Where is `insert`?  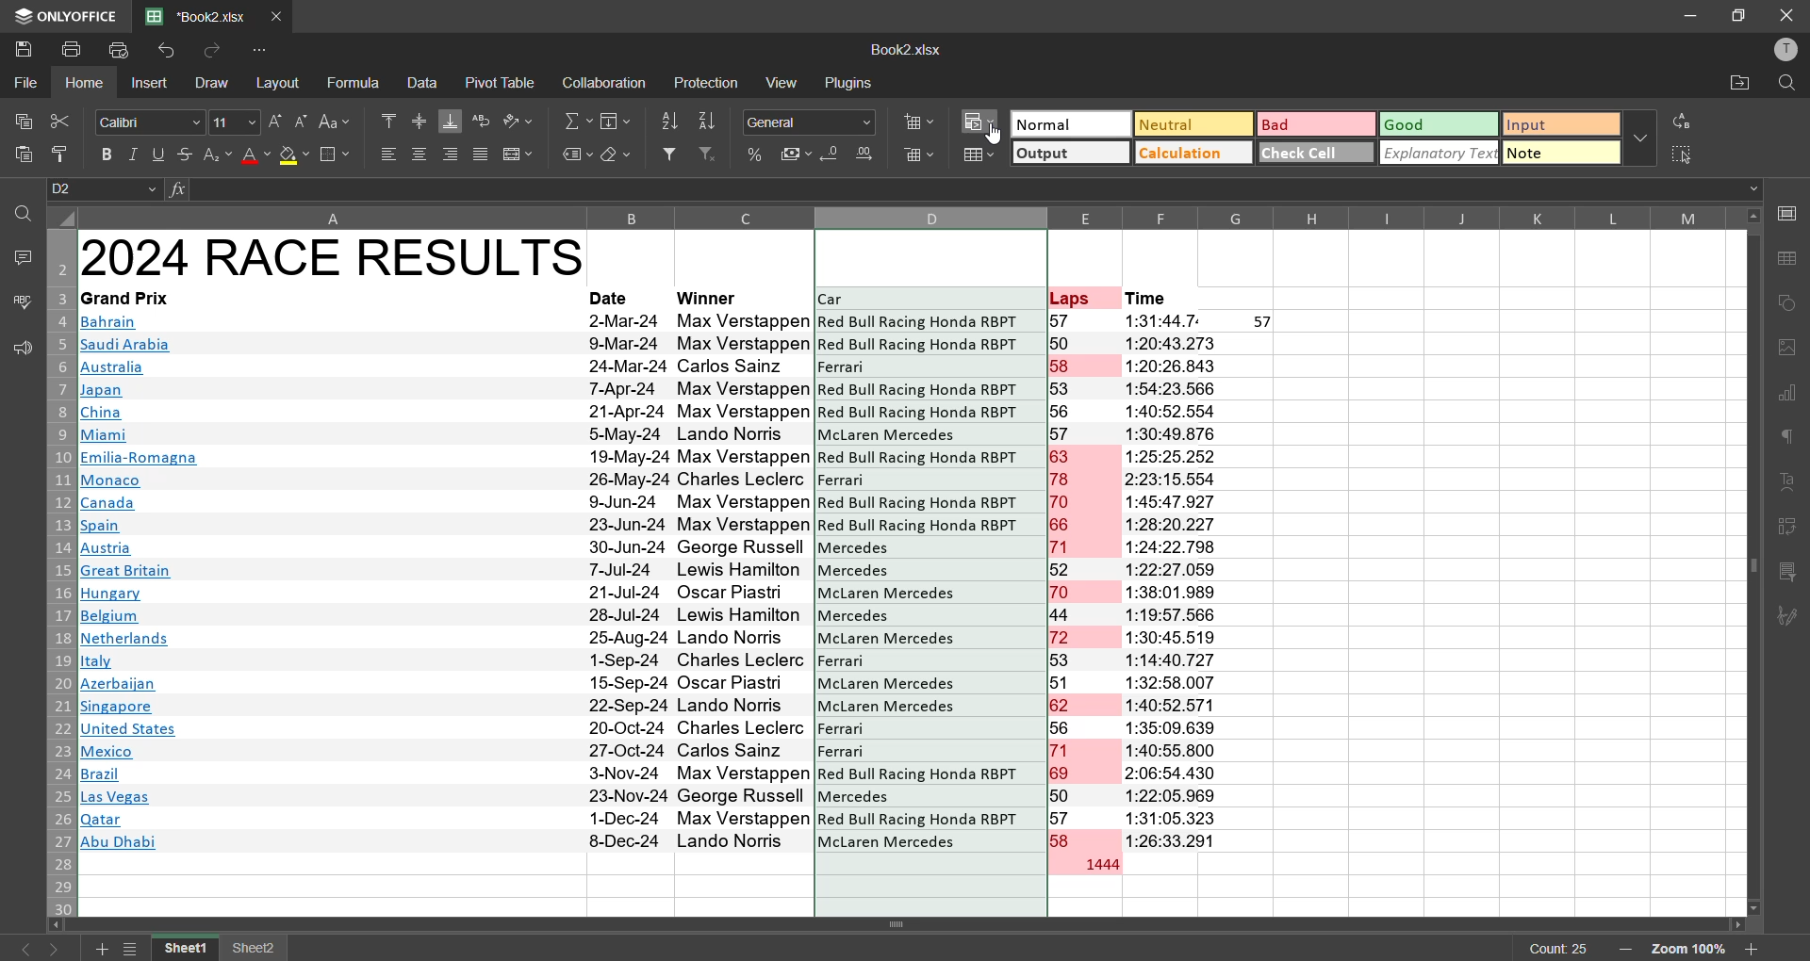 insert is located at coordinates (151, 85).